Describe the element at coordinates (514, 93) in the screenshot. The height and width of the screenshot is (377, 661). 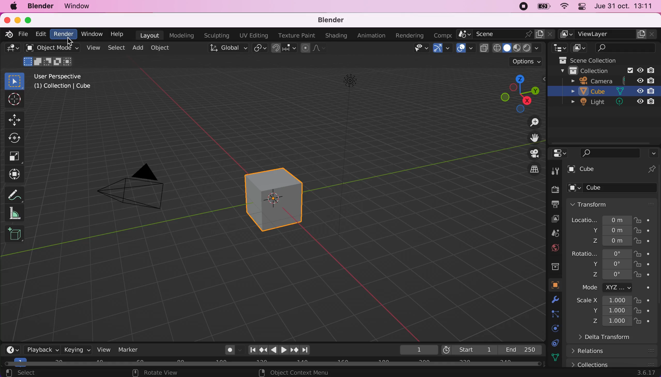
I see `click shortcut drag` at that location.